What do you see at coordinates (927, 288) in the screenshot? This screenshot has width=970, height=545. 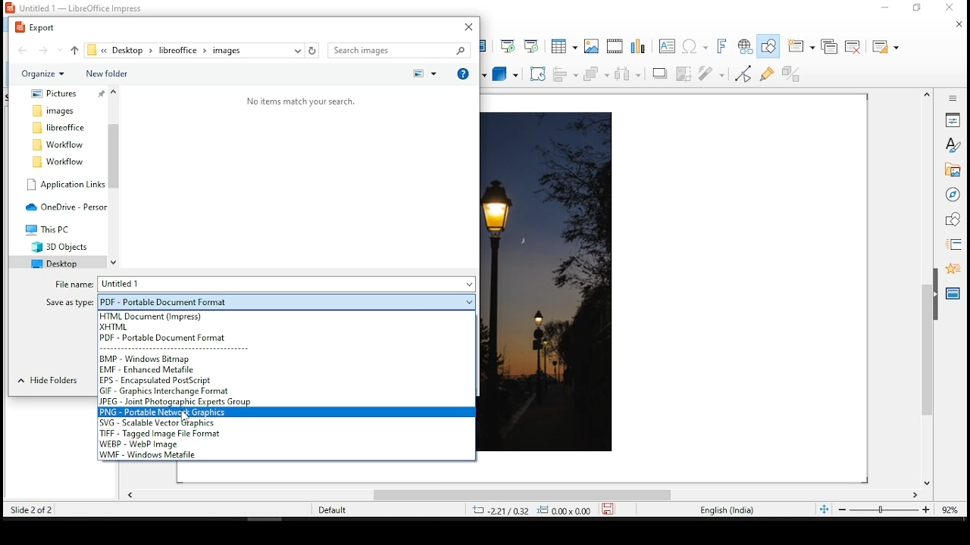 I see `scroll bar` at bounding box center [927, 288].